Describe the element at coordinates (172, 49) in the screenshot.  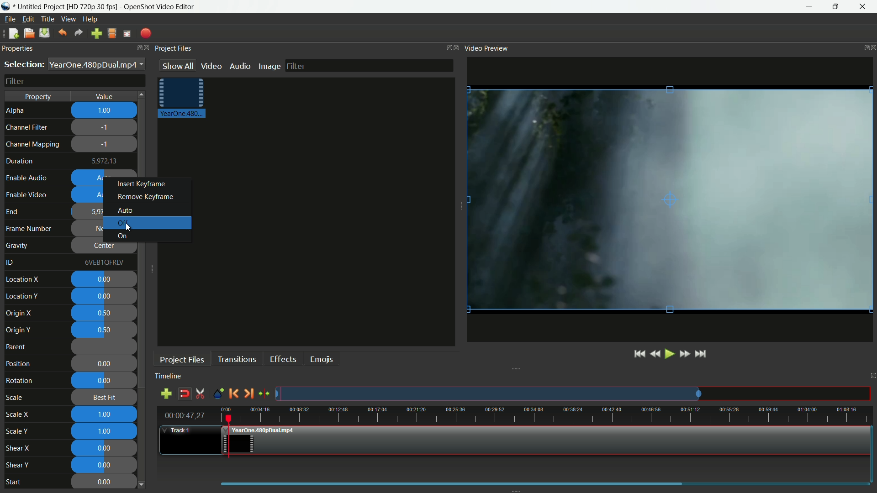
I see `project Files` at that location.